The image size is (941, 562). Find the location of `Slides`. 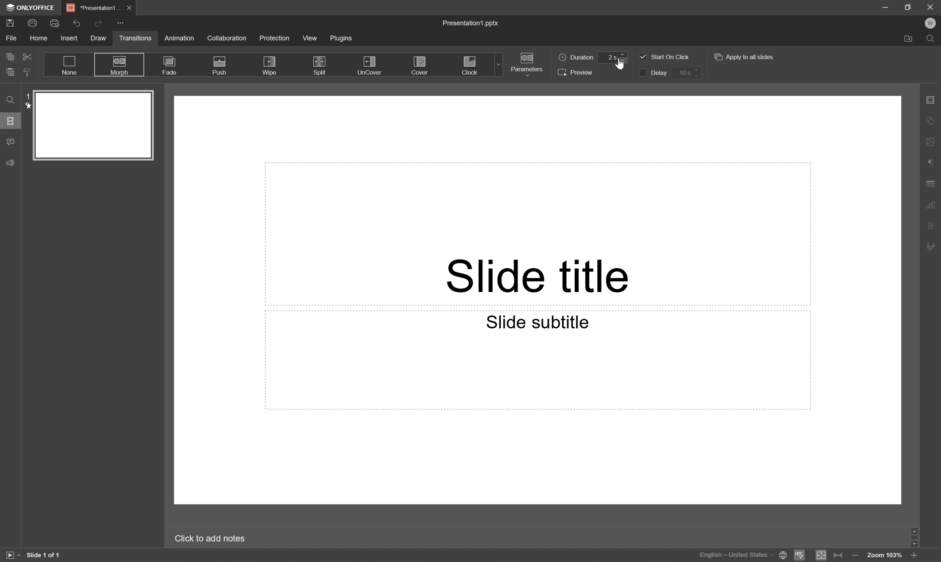

Slides is located at coordinates (11, 121).